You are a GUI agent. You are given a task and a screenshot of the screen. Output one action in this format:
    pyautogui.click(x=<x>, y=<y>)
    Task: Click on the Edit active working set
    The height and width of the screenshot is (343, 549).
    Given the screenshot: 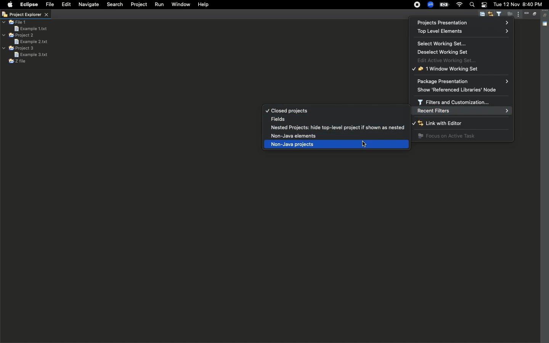 What is the action you would take?
    pyautogui.click(x=450, y=60)
    